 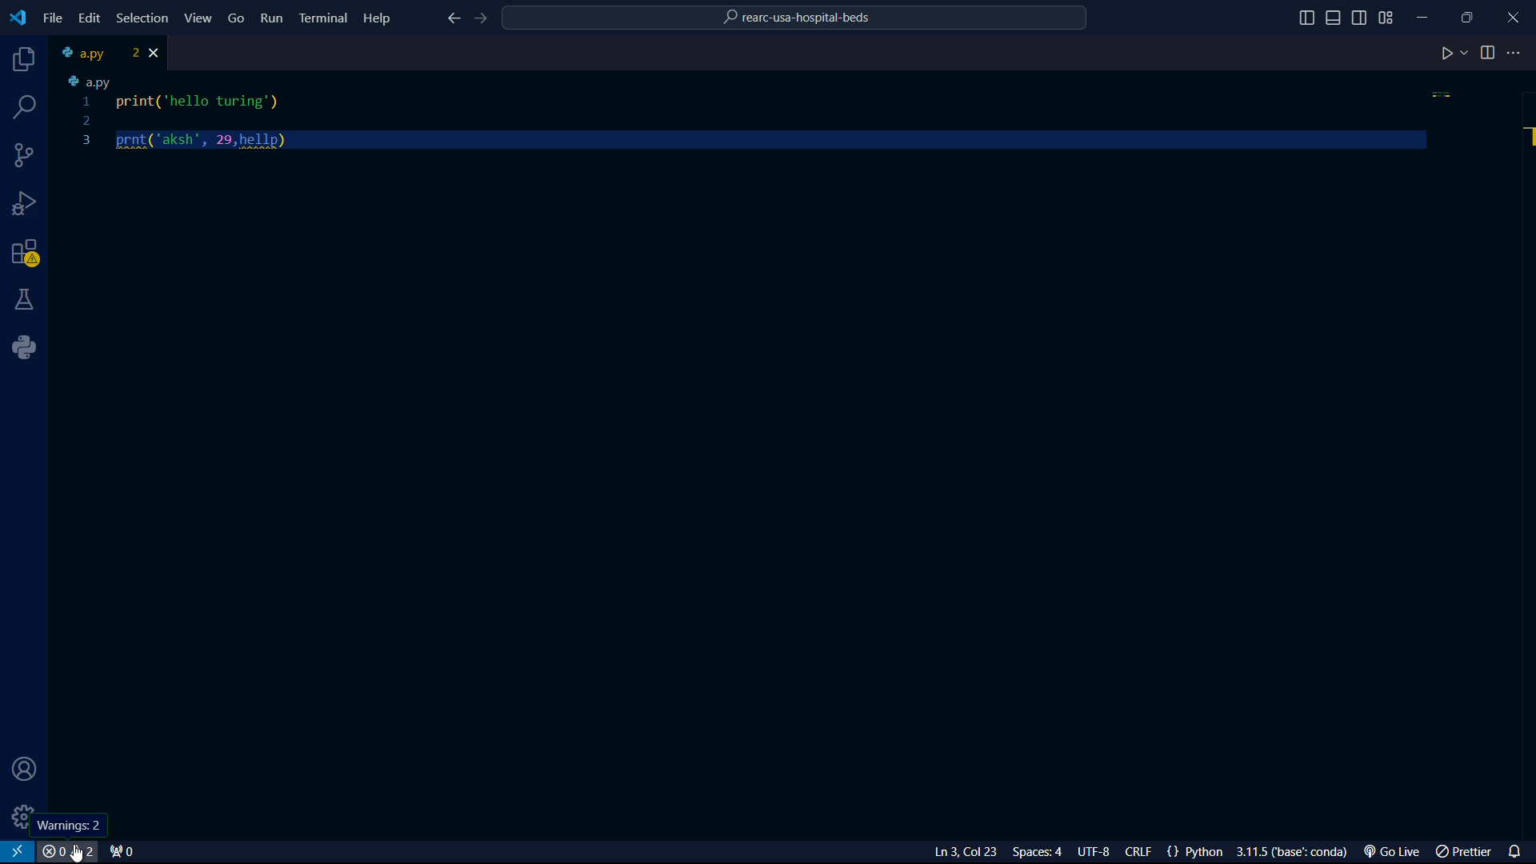 What do you see at coordinates (1516, 53) in the screenshot?
I see `more options` at bounding box center [1516, 53].